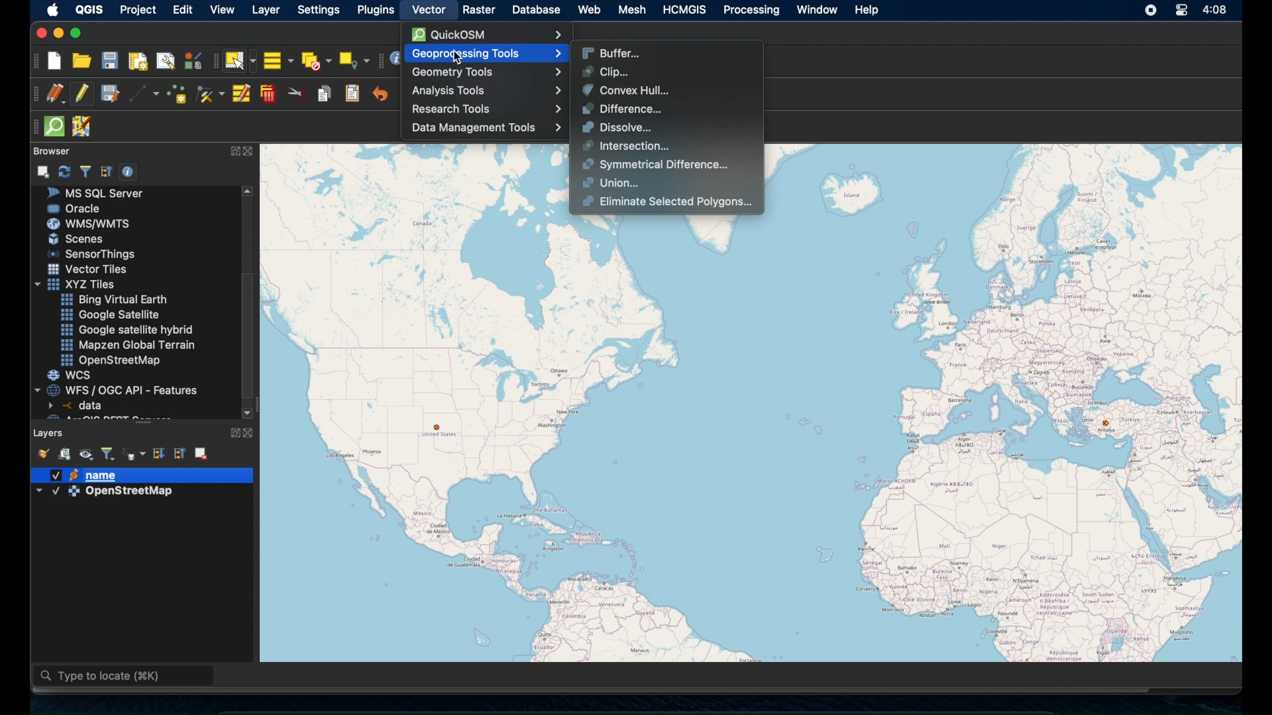 The image size is (1272, 715). I want to click on hidden text, so click(98, 417).